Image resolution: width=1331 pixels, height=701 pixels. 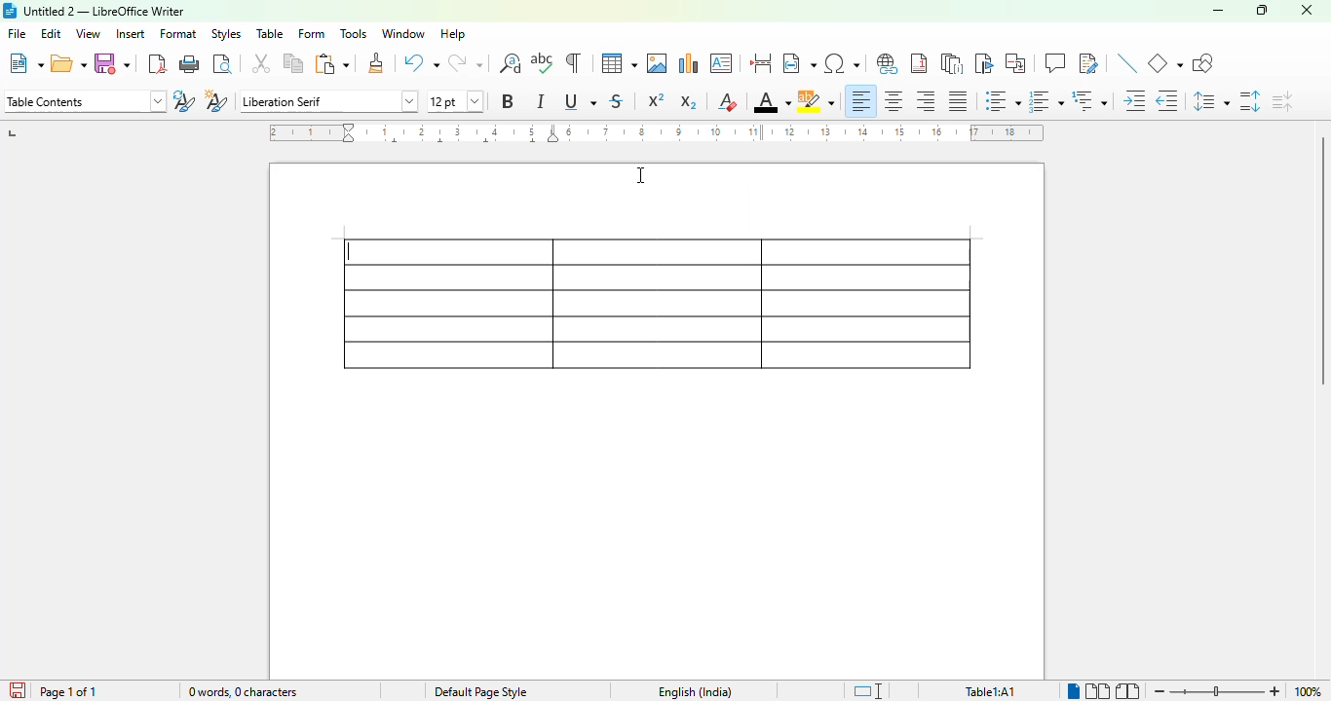 I want to click on maximize, so click(x=1264, y=10).